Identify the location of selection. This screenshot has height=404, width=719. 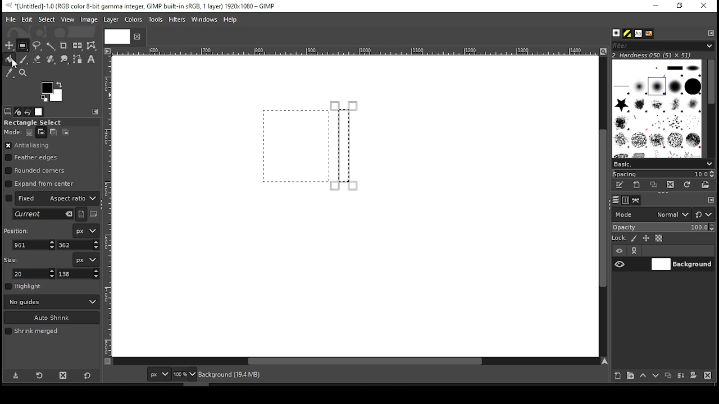
(343, 146).